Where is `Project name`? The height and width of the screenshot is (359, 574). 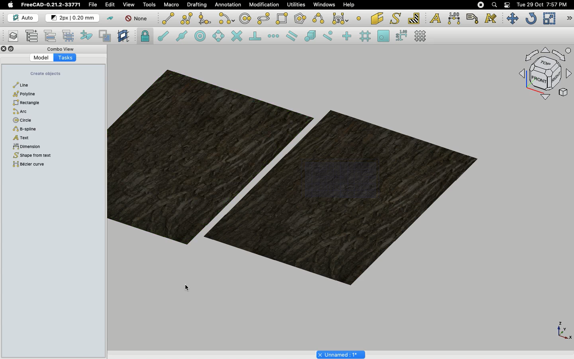
Project name is located at coordinates (342, 354).